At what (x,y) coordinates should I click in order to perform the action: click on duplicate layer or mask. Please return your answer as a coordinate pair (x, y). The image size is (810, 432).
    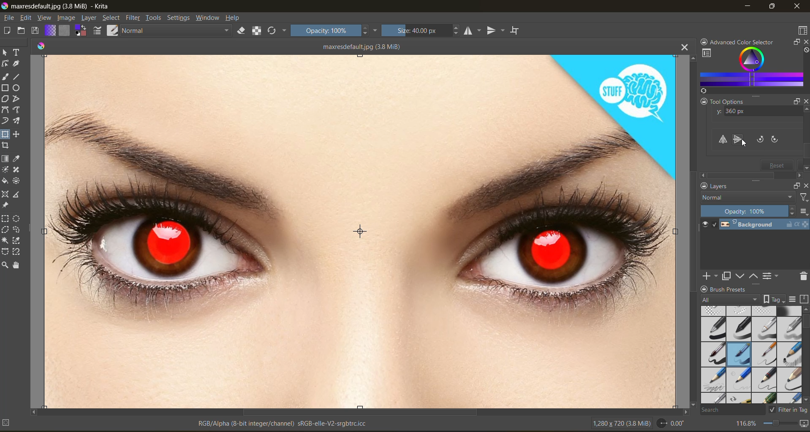
    Looking at the image, I should click on (728, 276).